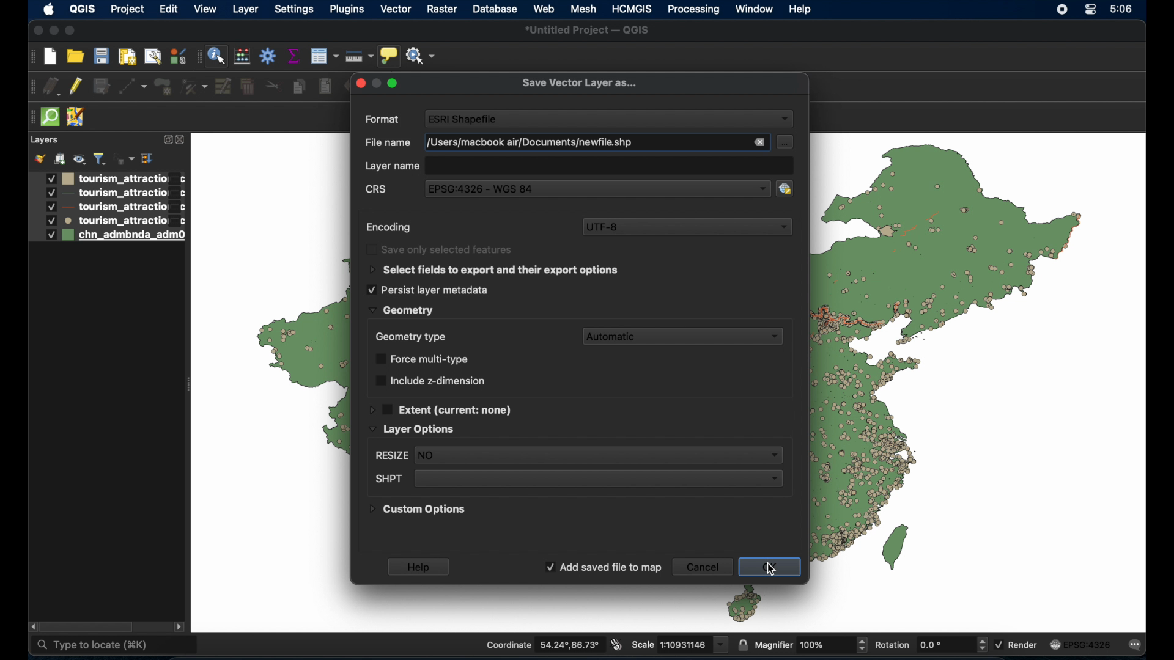  Describe the element at coordinates (293, 56) in the screenshot. I see `show staistical summary` at that location.